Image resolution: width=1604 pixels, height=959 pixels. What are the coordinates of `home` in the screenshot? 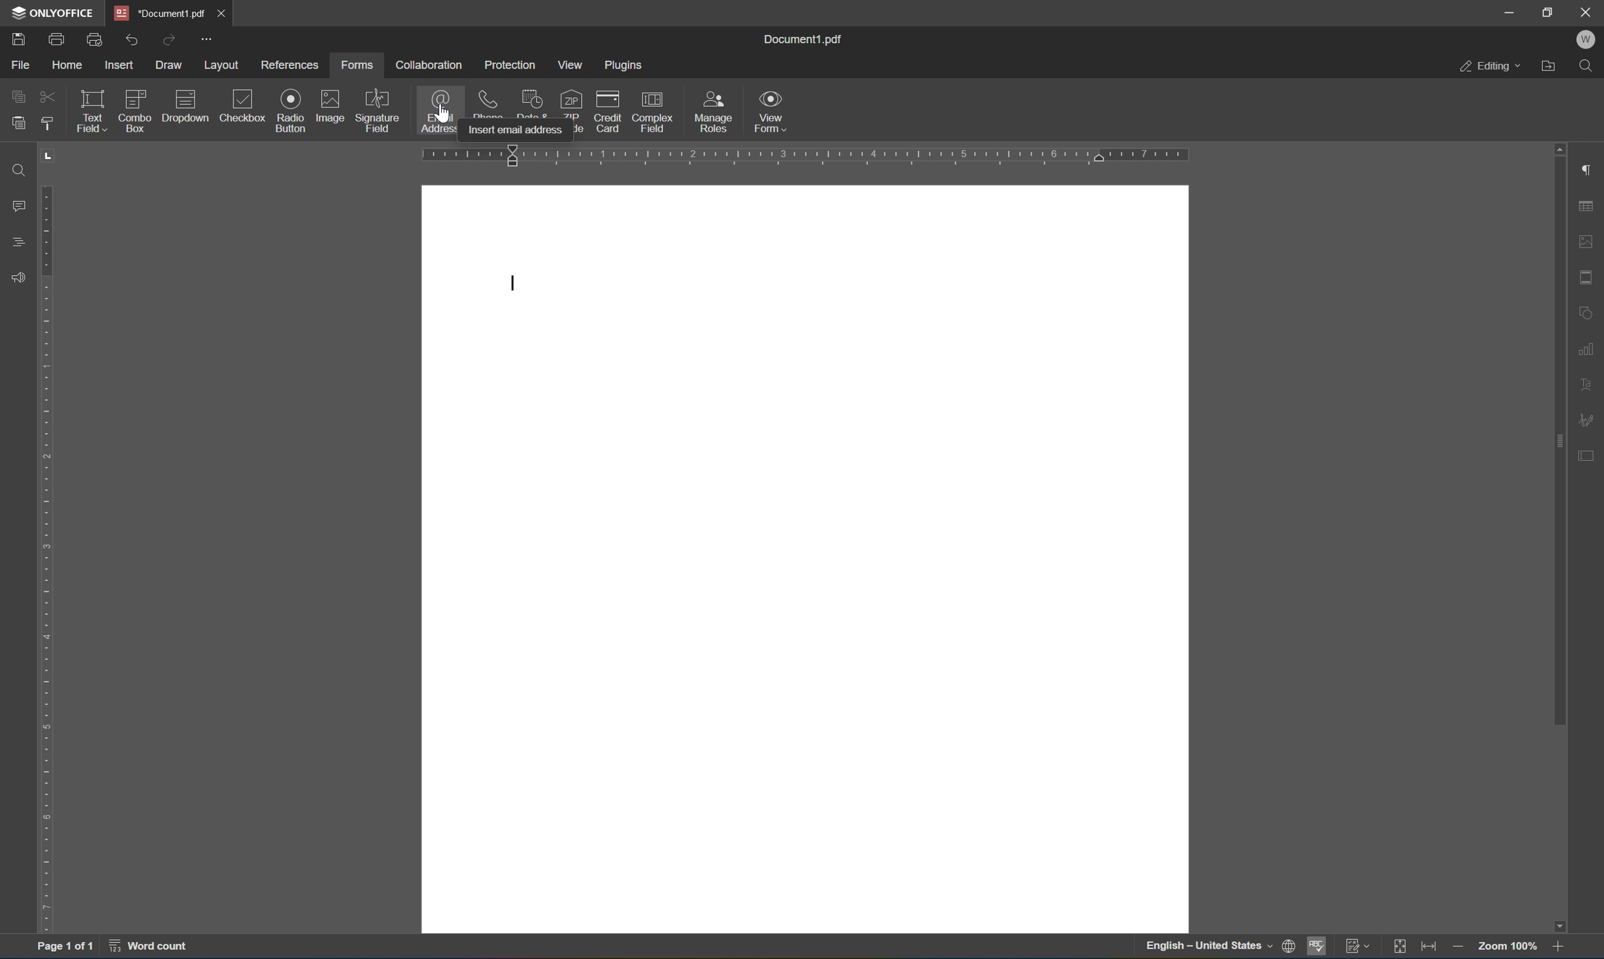 It's located at (70, 65).